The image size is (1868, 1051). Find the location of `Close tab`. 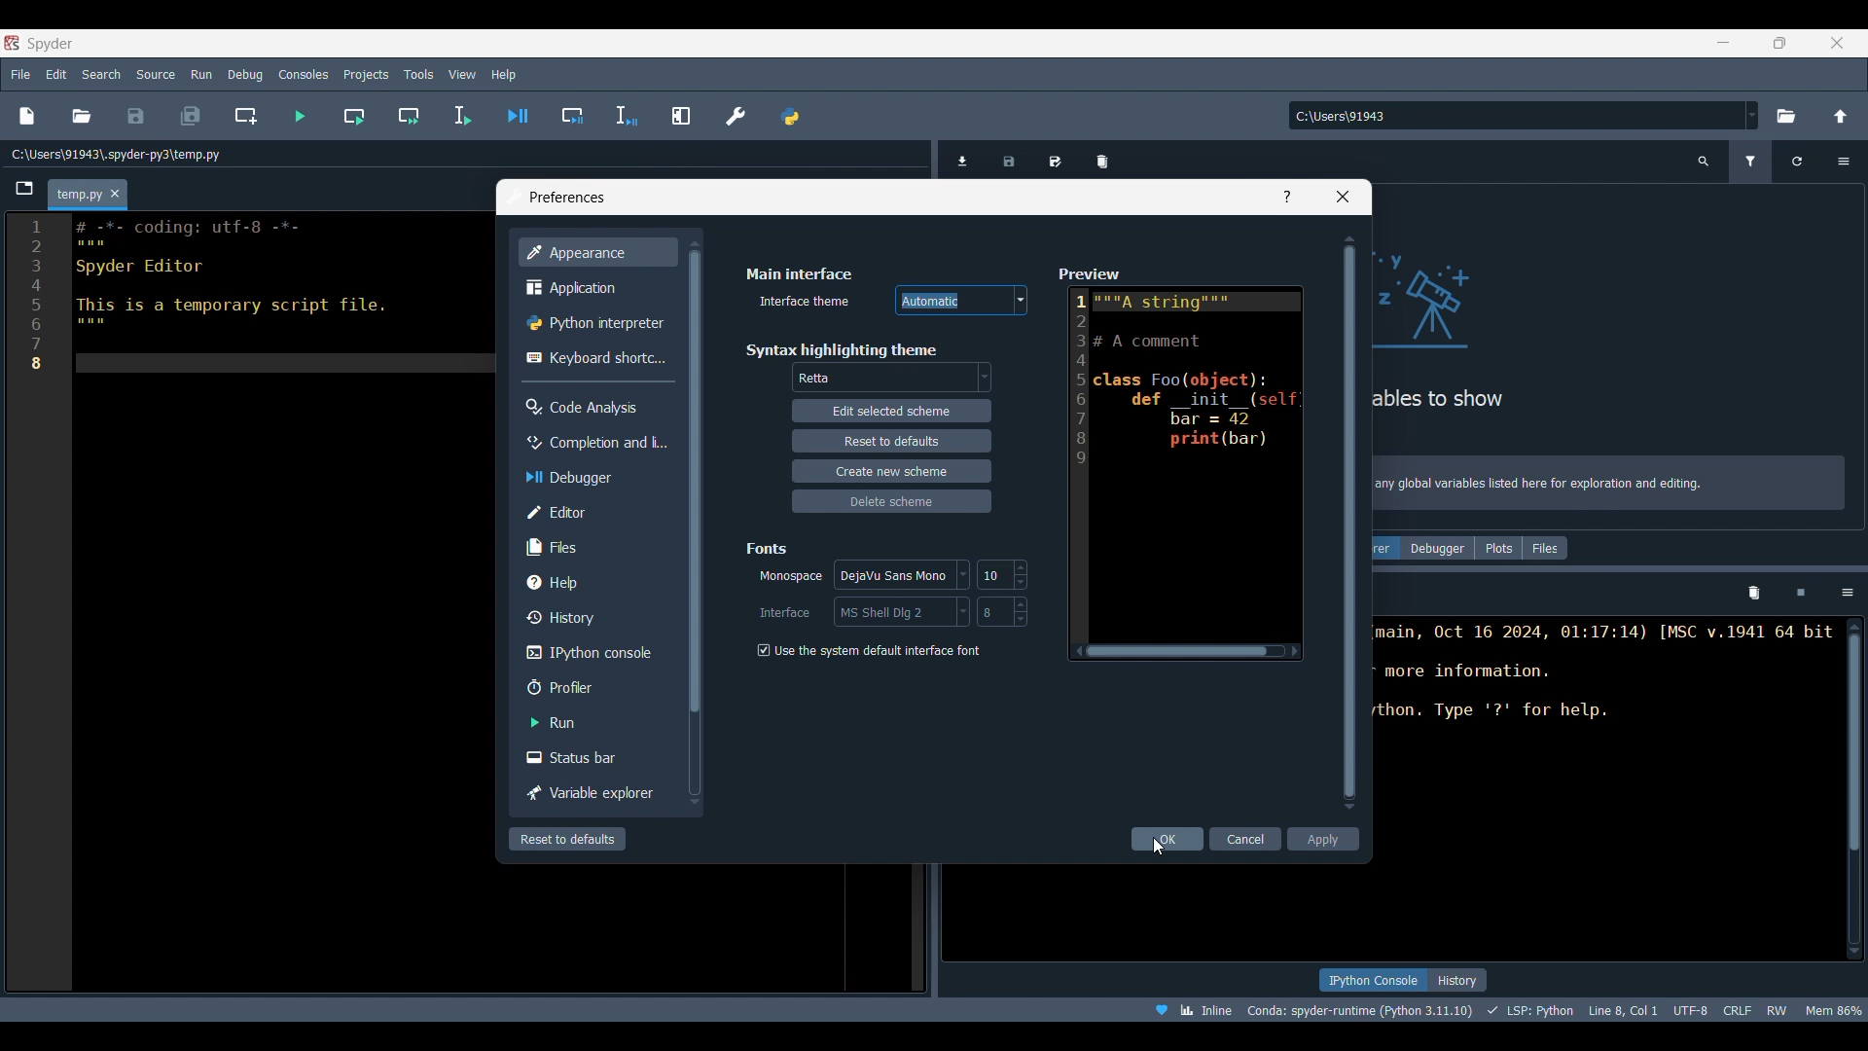

Close tab is located at coordinates (115, 195).